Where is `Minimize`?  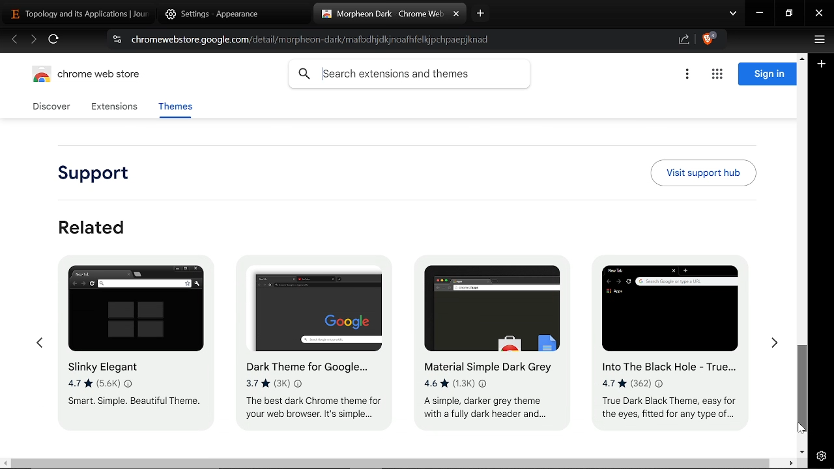
Minimize is located at coordinates (760, 14).